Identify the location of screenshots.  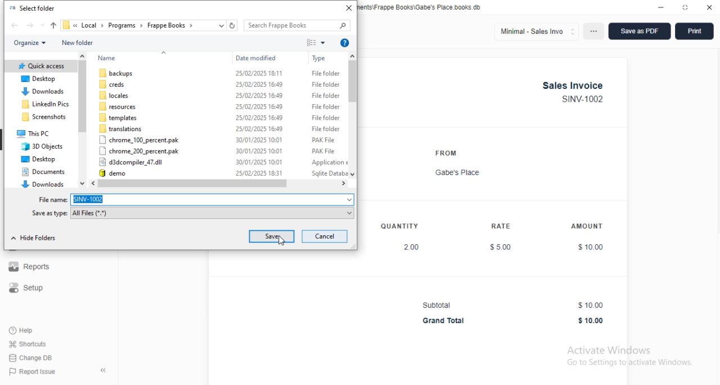
(44, 117).